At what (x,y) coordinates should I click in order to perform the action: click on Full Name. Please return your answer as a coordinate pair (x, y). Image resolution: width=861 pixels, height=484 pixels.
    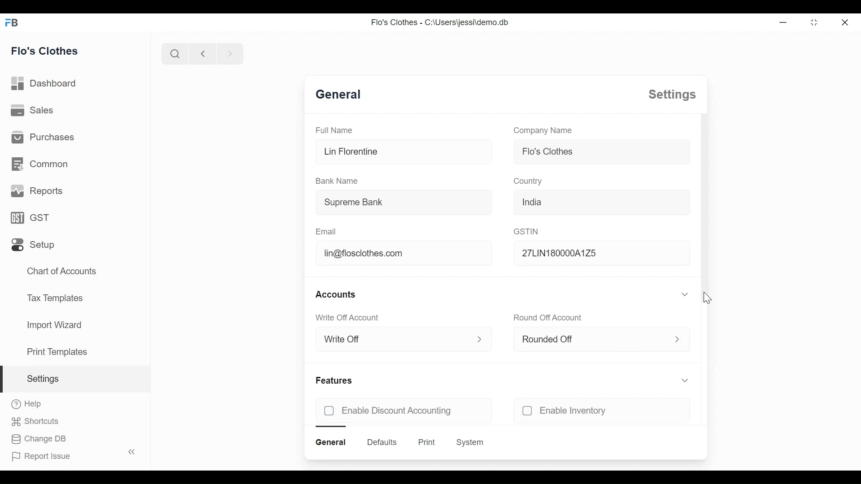
    Looking at the image, I should click on (332, 130).